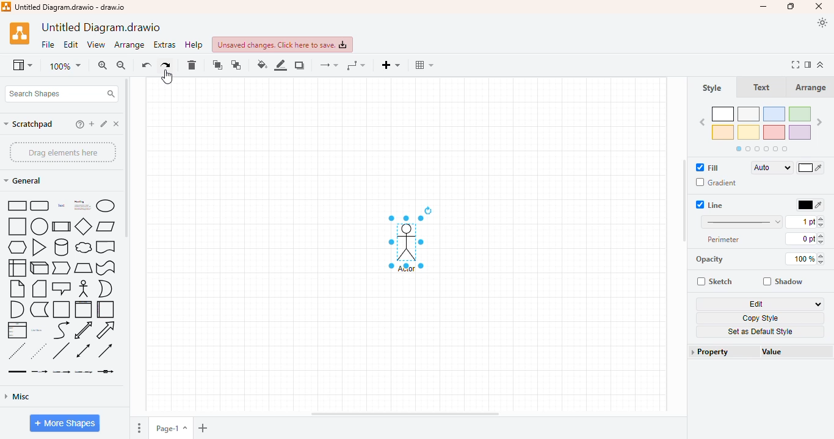 This screenshot has width=834, height=439. I want to click on help, so click(80, 124).